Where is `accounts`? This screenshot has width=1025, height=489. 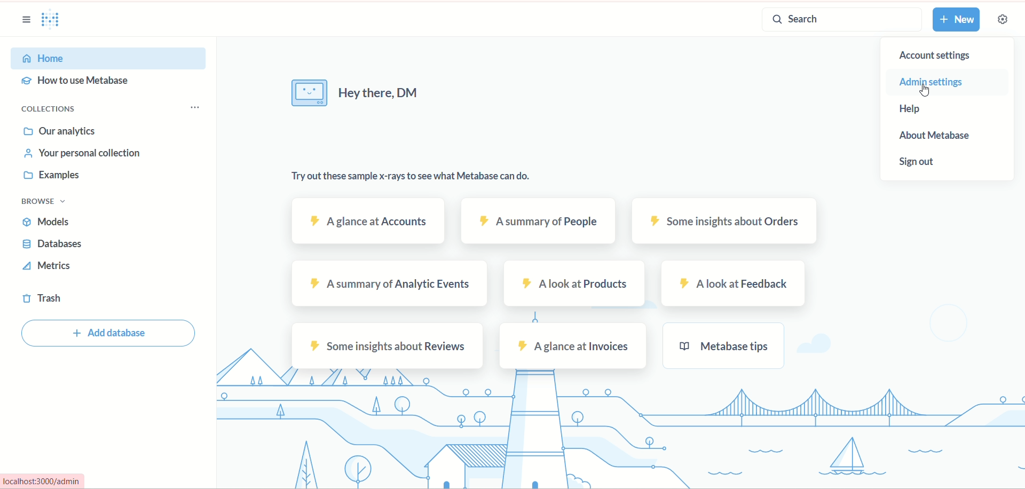
accounts is located at coordinates (367, 221).